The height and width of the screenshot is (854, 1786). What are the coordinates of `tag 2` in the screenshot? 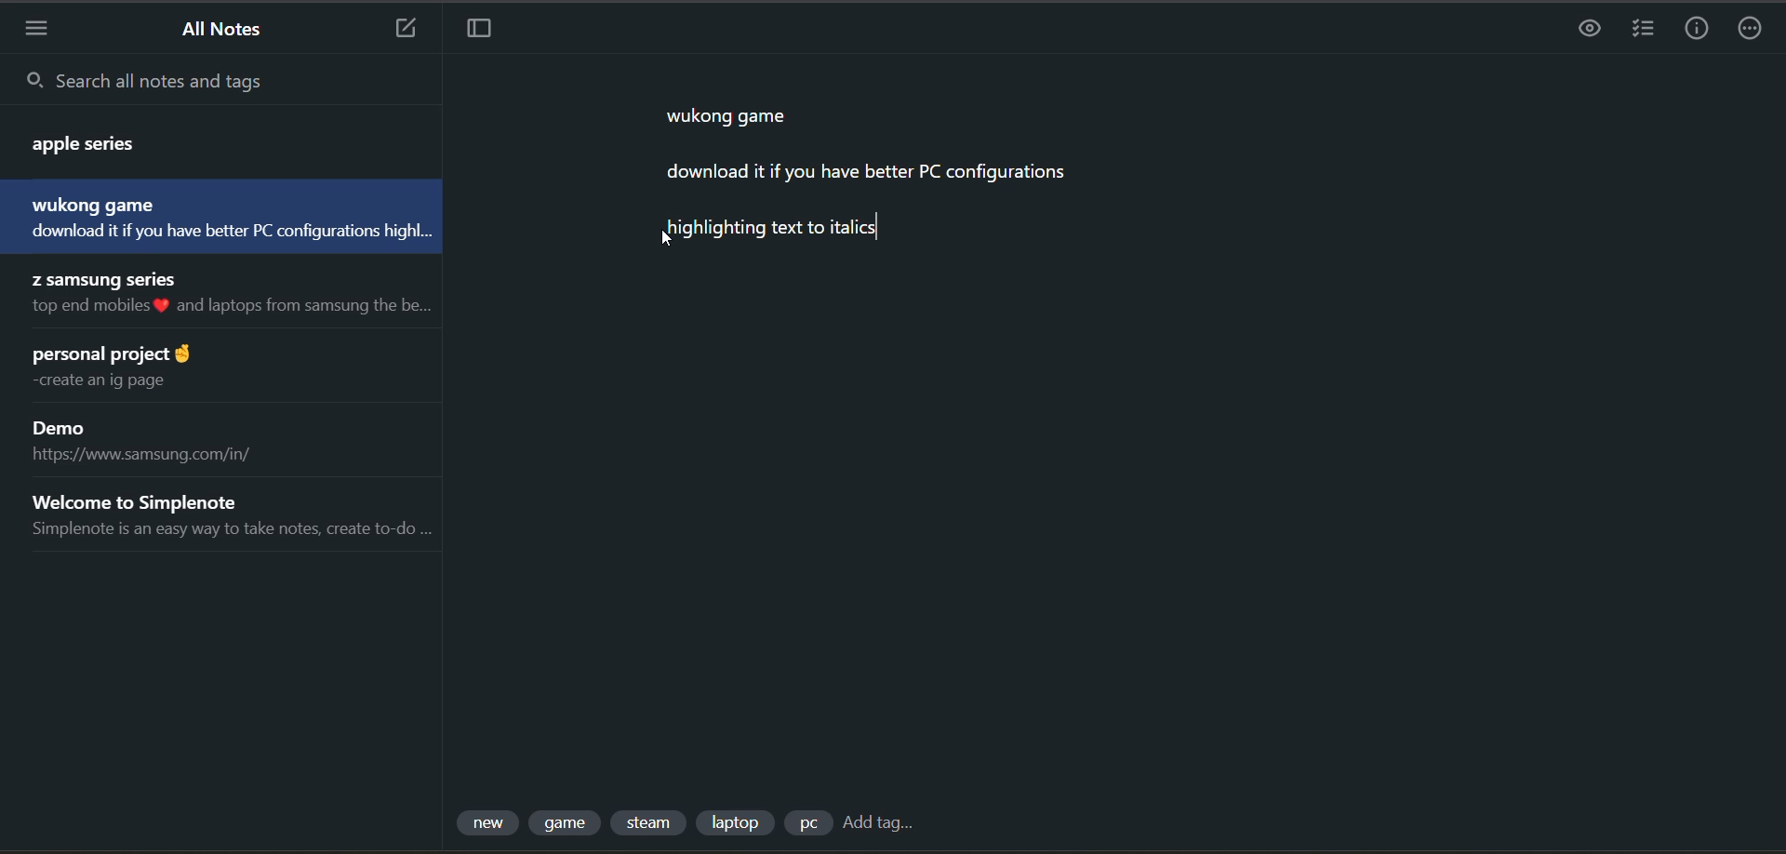 It's located at (567, 823).